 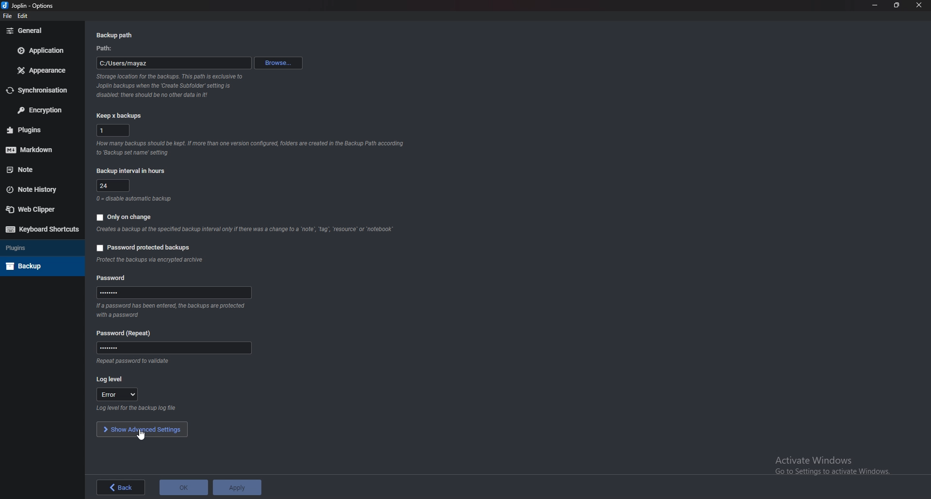 What do you see at coordinates (116, 35) in the screenshot?
I see `Back up path` at bounding box center [116, 35].